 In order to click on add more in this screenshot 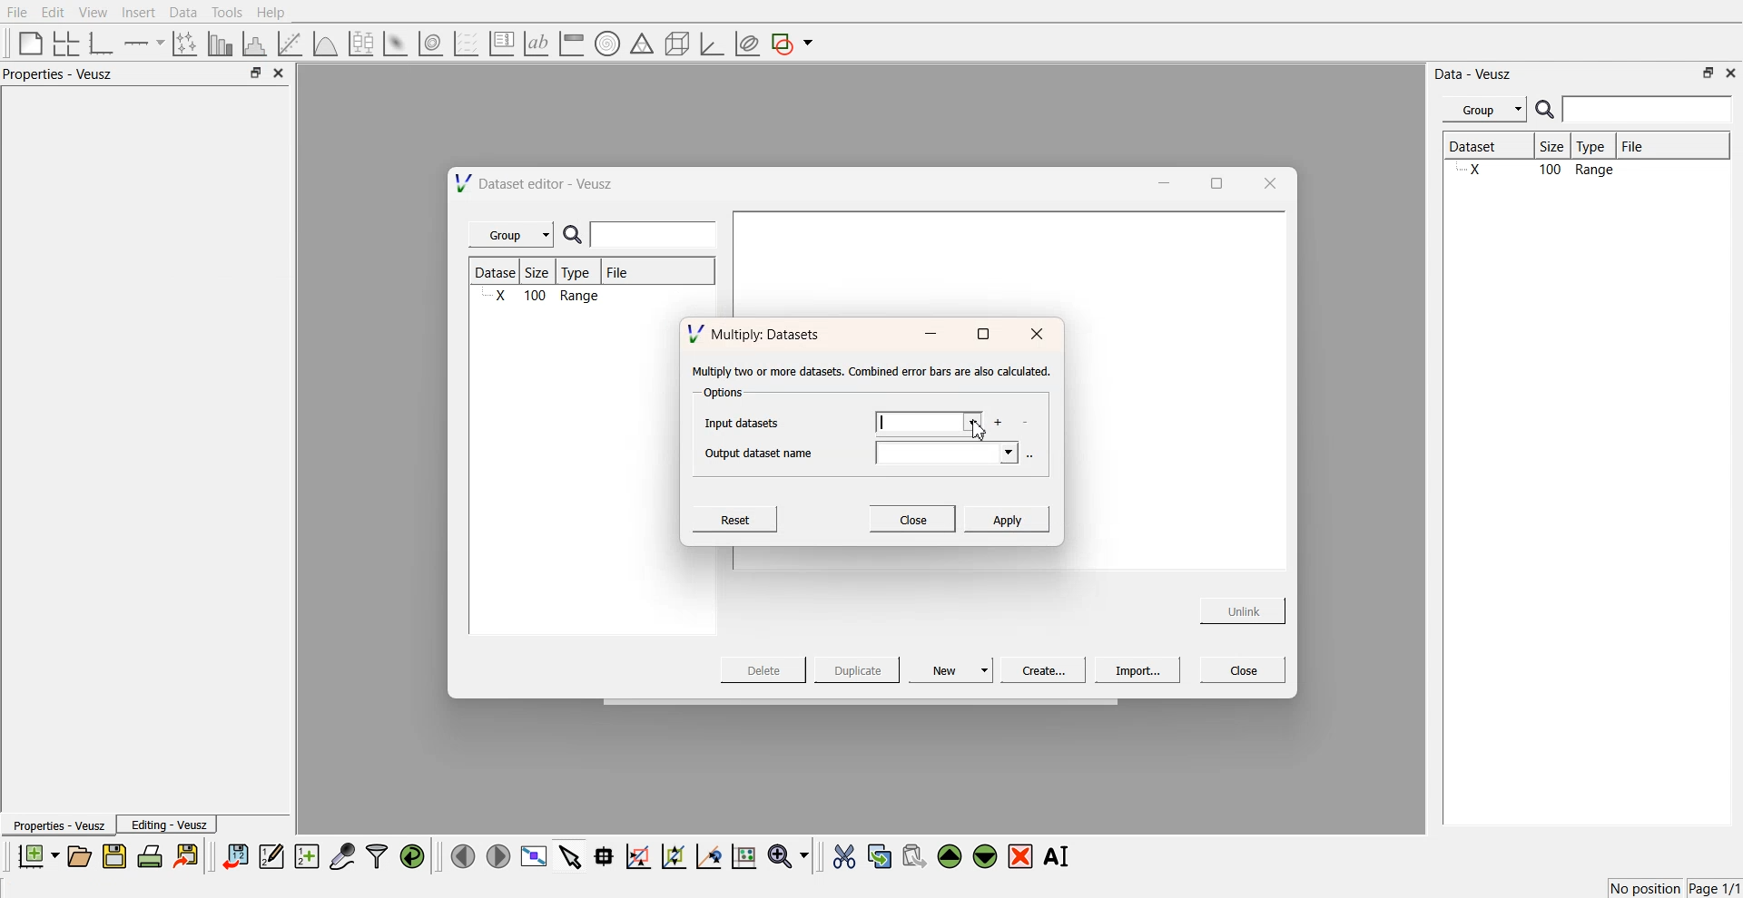, I will do `click(1000, 422)`.